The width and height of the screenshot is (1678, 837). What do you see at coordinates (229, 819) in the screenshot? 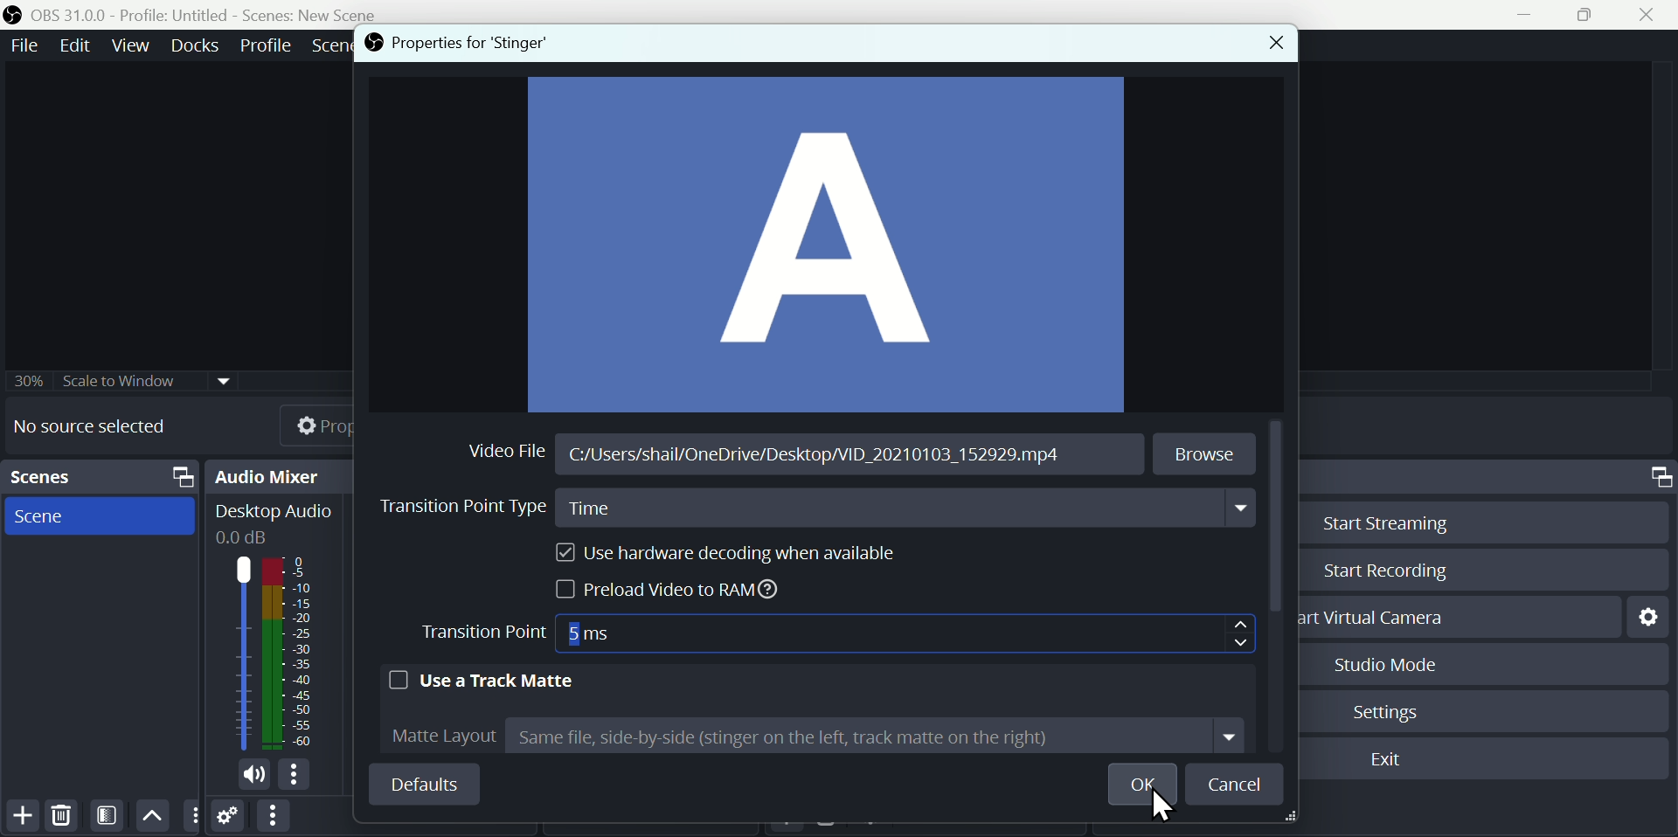
I see `Settings` at bounding box center [229, 819].